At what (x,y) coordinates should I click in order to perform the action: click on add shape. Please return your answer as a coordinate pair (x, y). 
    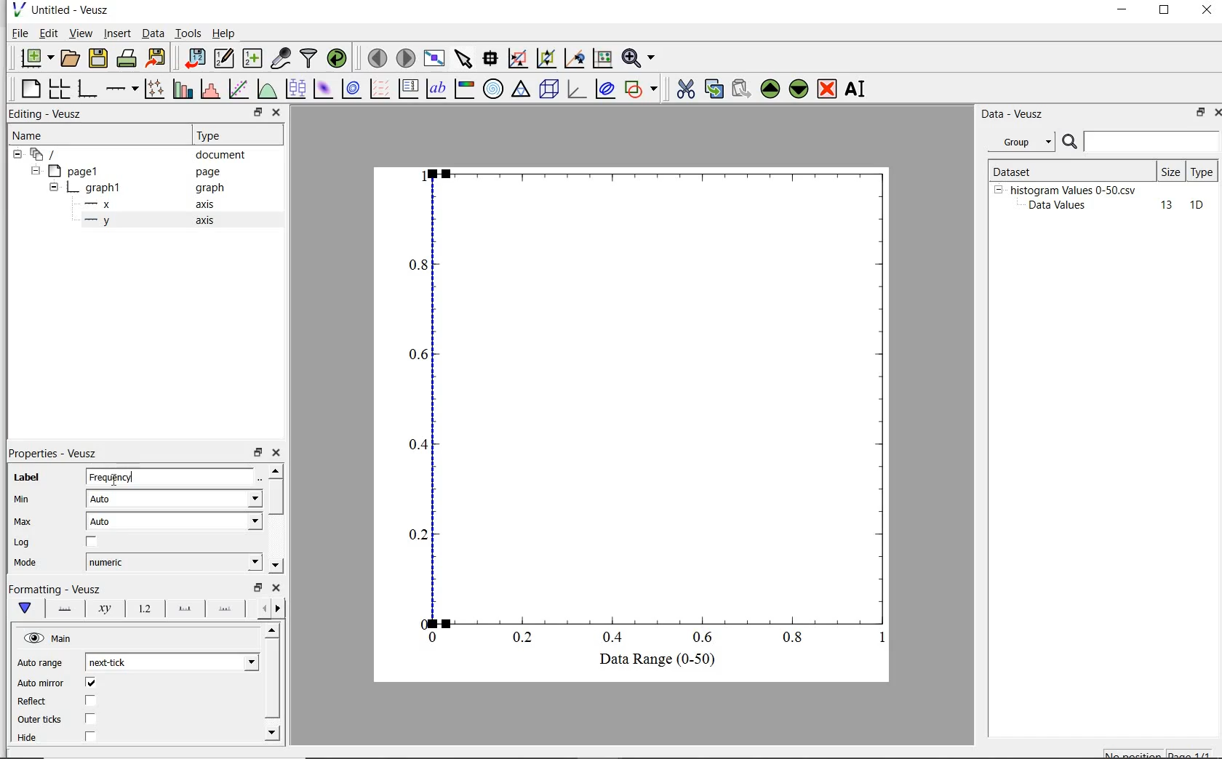
    Looking at the image, I should click on (642, 90).